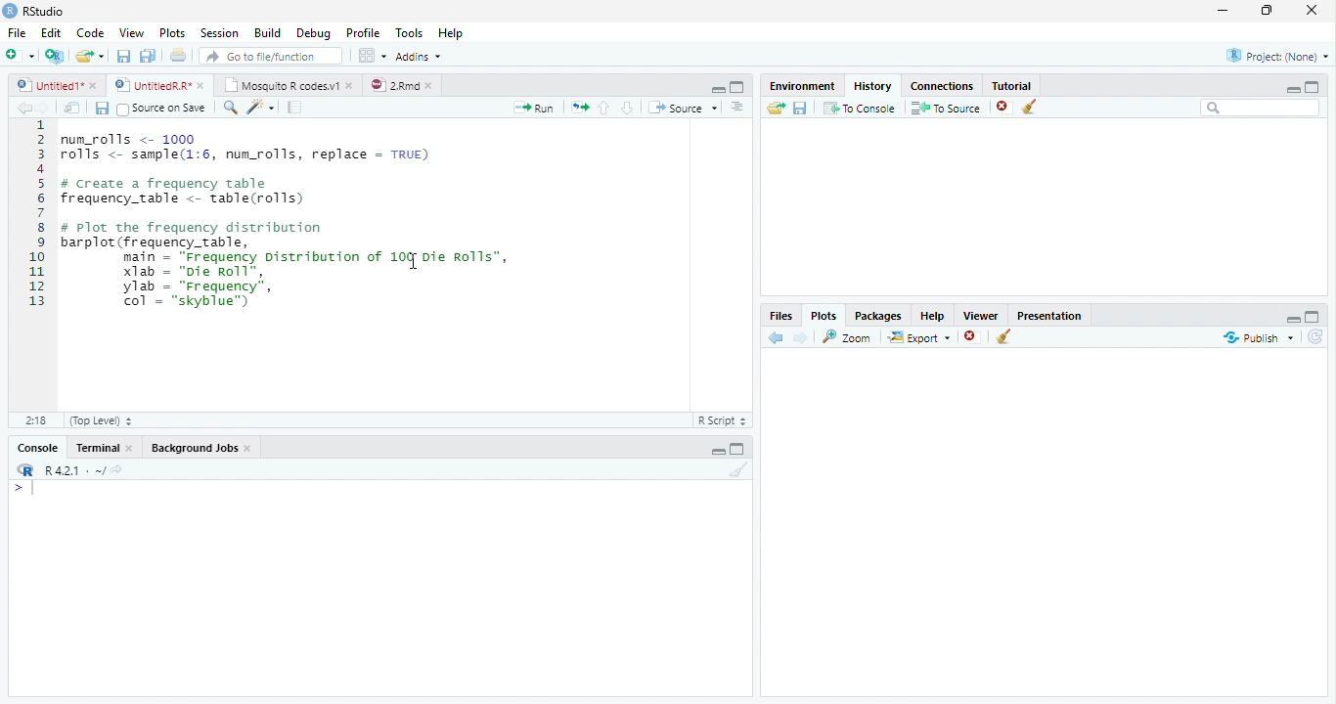 This screenshot has width=1336, height=704. What do you see at coordinates (269, 32) in the screenshot?
I see `Build` at bounding box center [269, 32].